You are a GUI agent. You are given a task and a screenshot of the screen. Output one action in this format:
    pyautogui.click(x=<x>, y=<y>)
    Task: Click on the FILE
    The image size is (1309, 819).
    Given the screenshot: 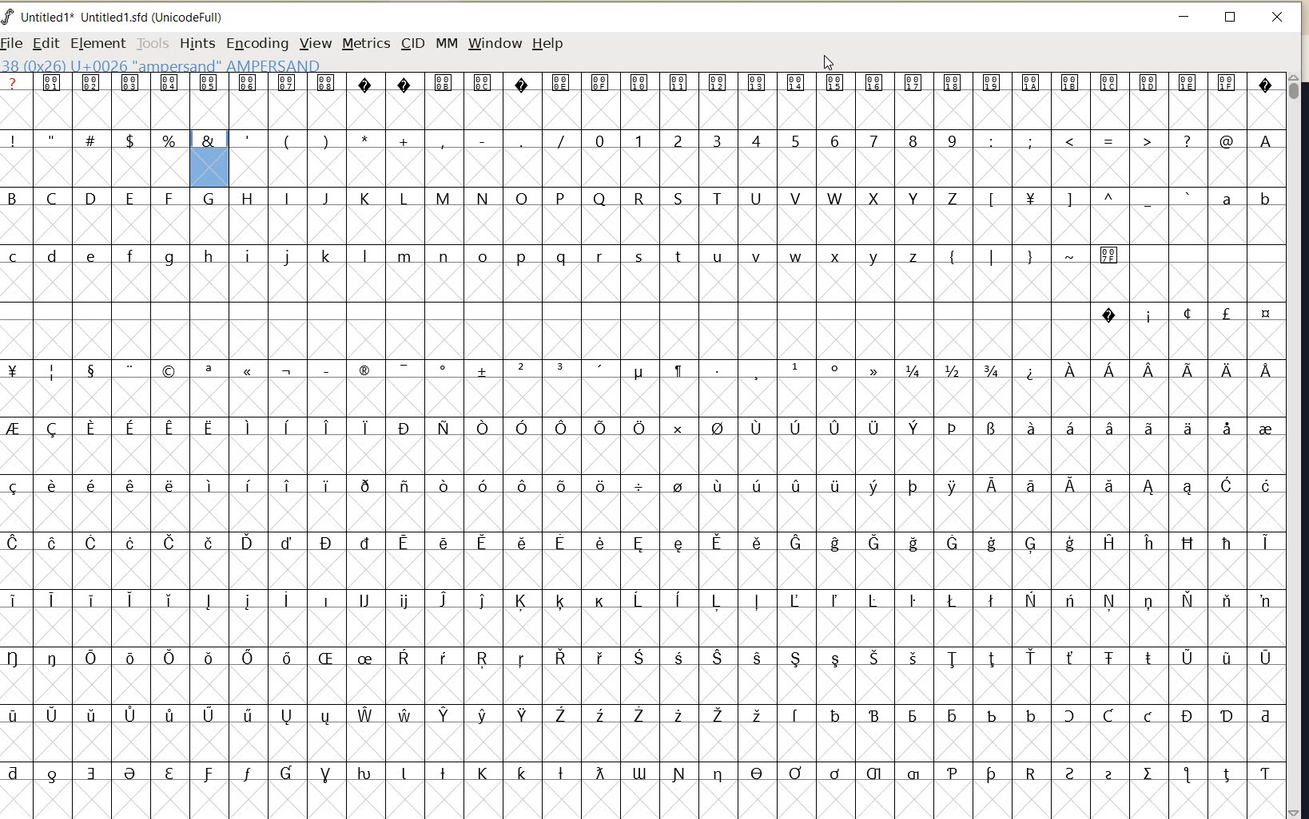 What is the action you would take?
    pyautogui.click(x=13, y=44)
    